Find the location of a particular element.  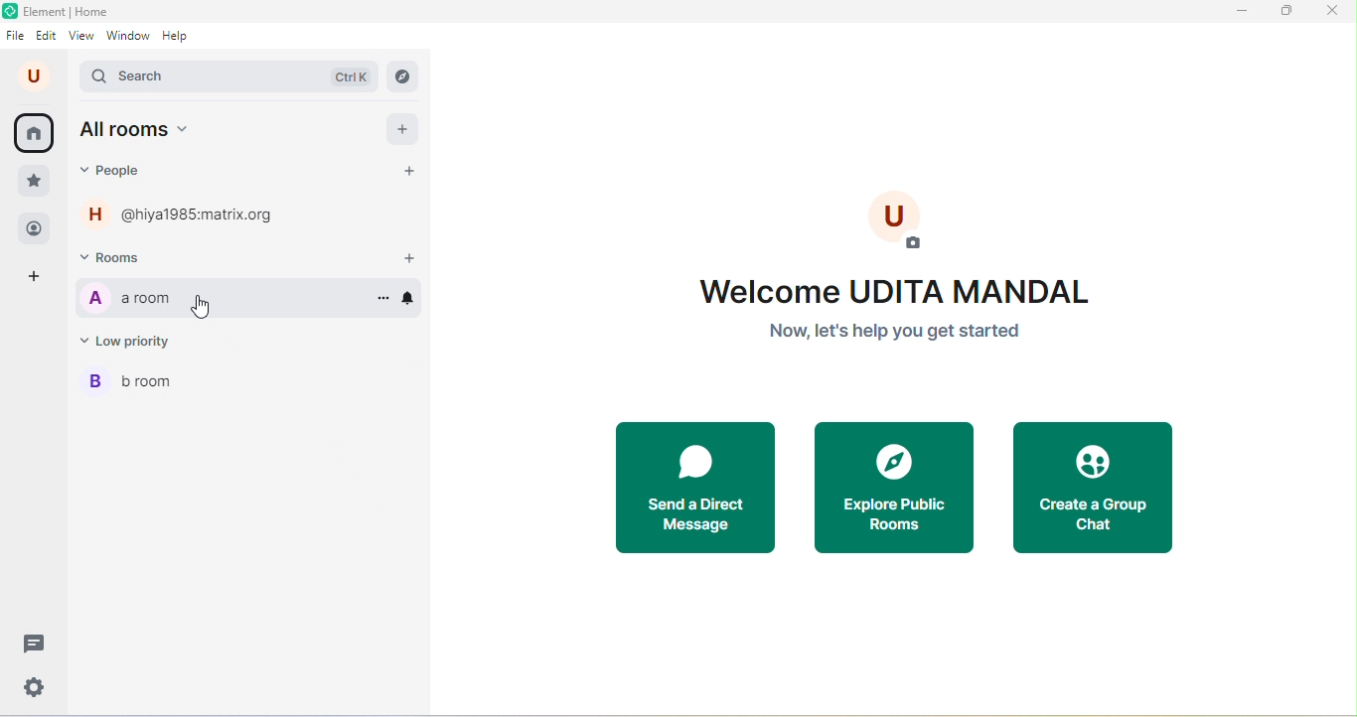

Element | Home is located at coordinates (72, 11).